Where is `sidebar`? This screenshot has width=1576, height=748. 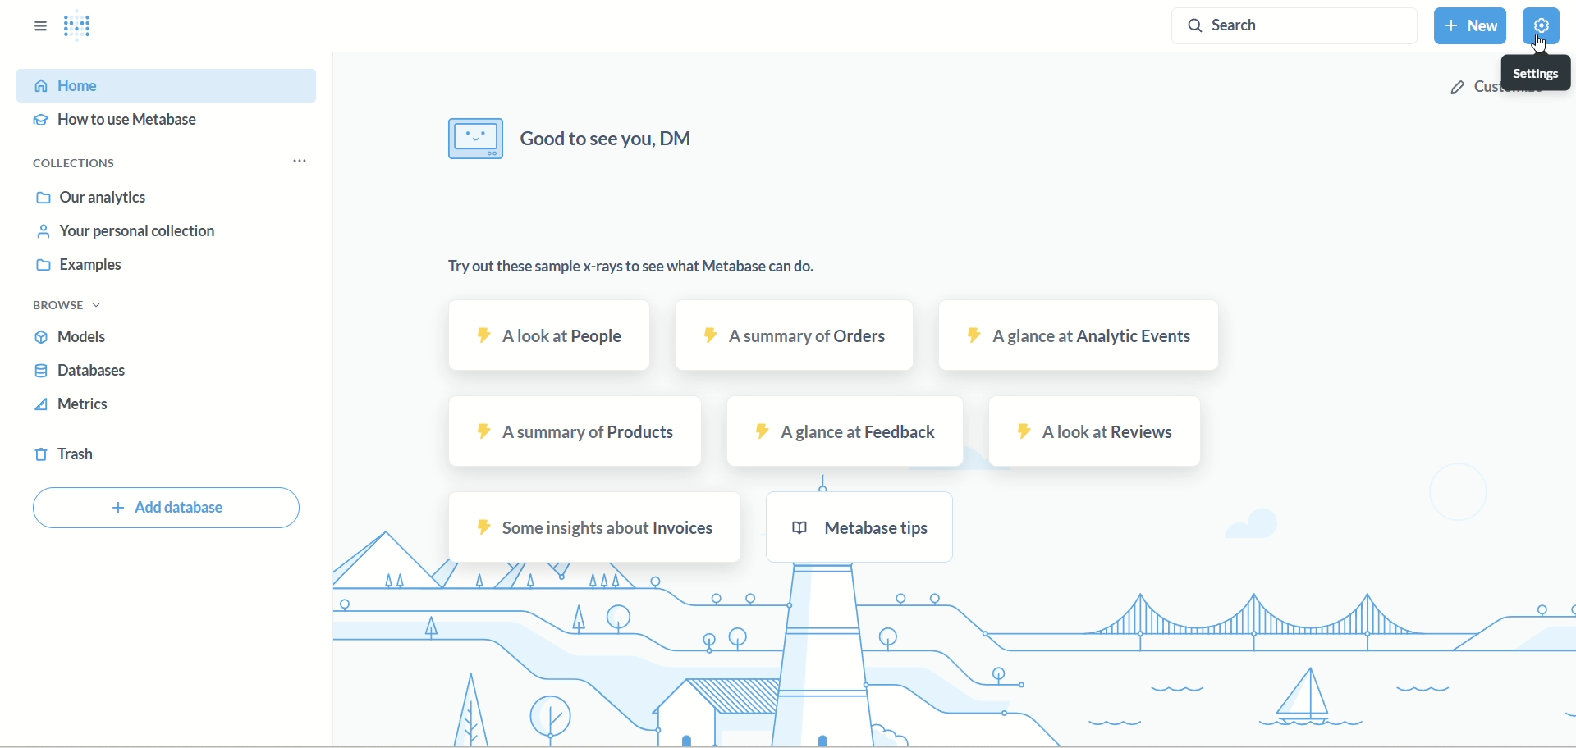 sidebar is located at coordinates (36, 31).